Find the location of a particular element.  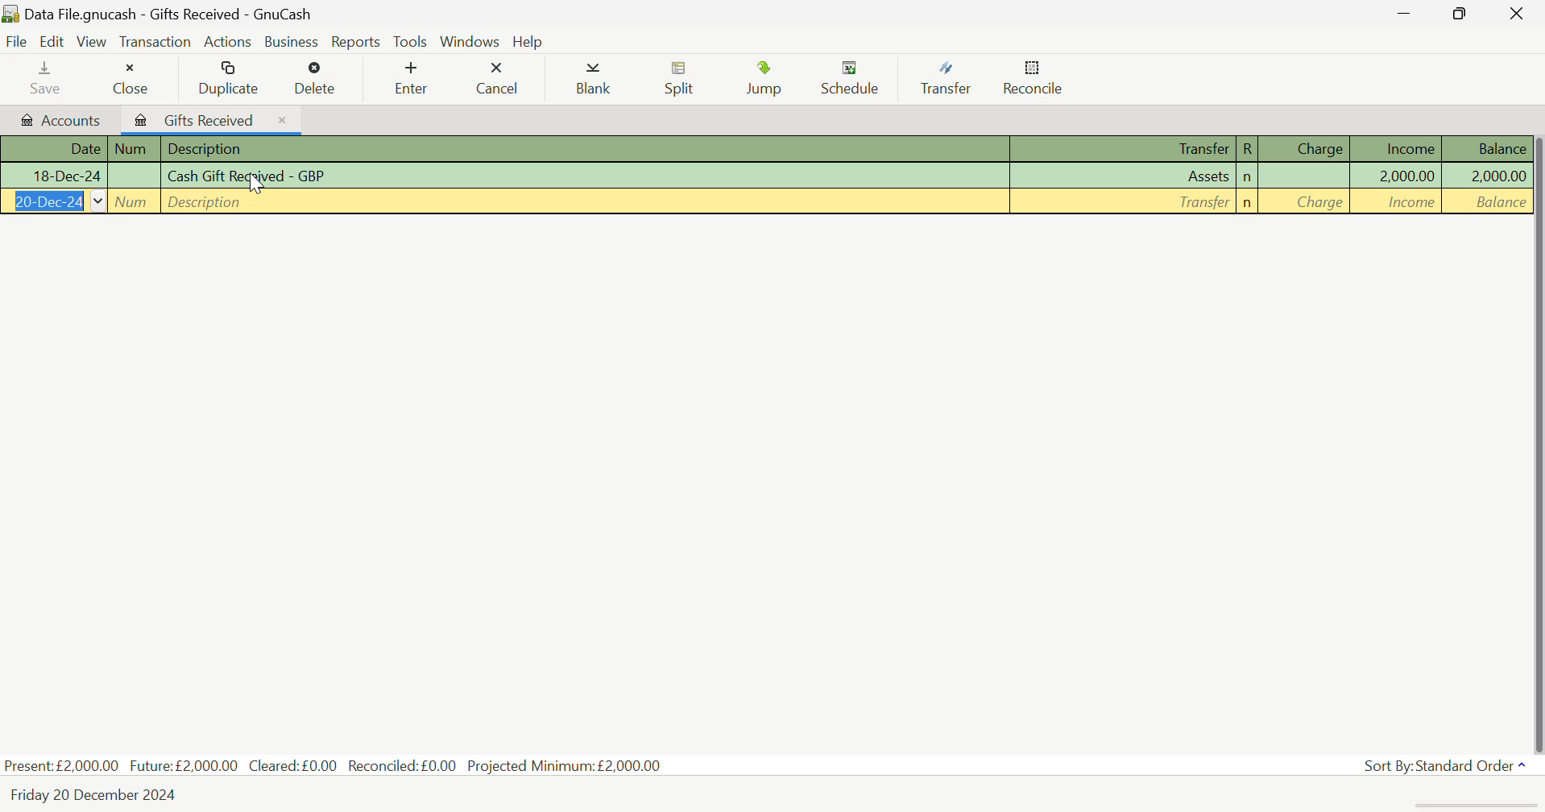

Scroll Bar is located at coordinates (1535, 438).